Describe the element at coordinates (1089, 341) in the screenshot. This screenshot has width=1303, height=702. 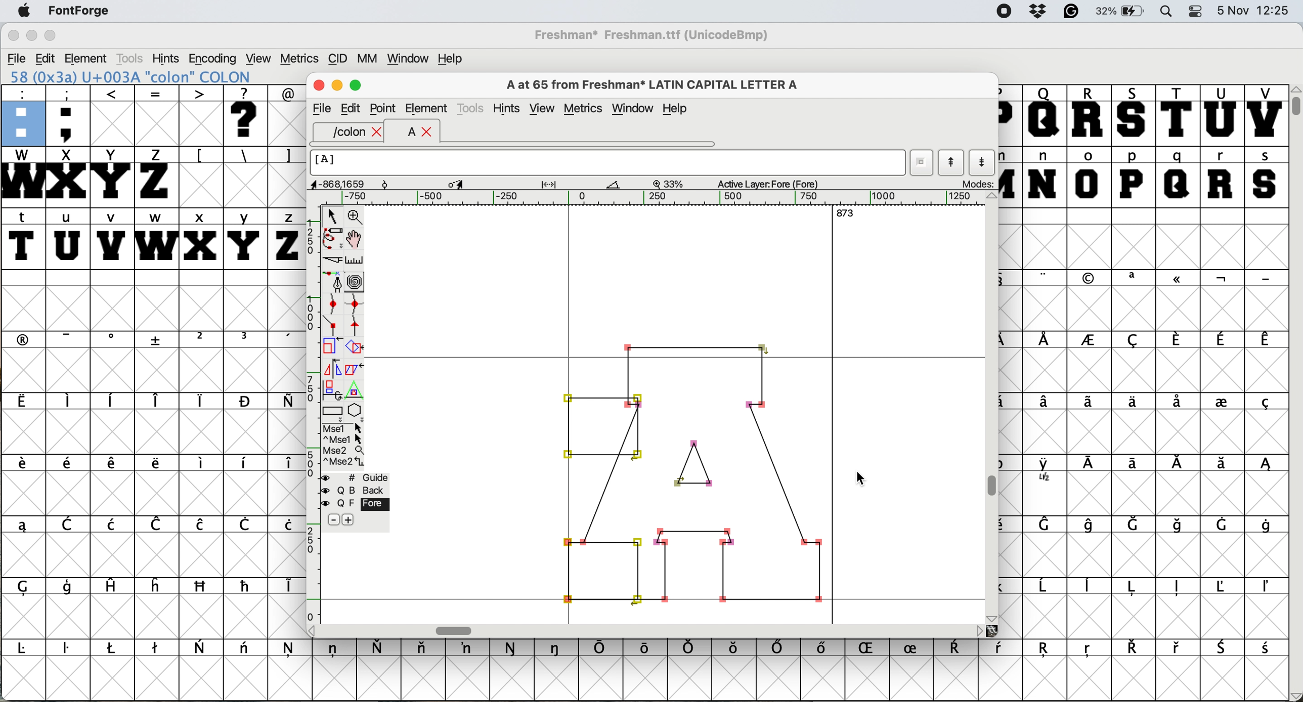
I see `symbol` at that location.